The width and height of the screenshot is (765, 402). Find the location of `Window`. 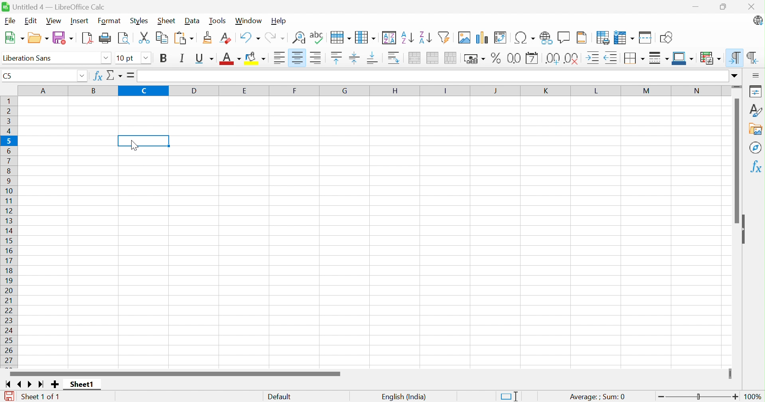

Window is located at coordinates (249, 20).